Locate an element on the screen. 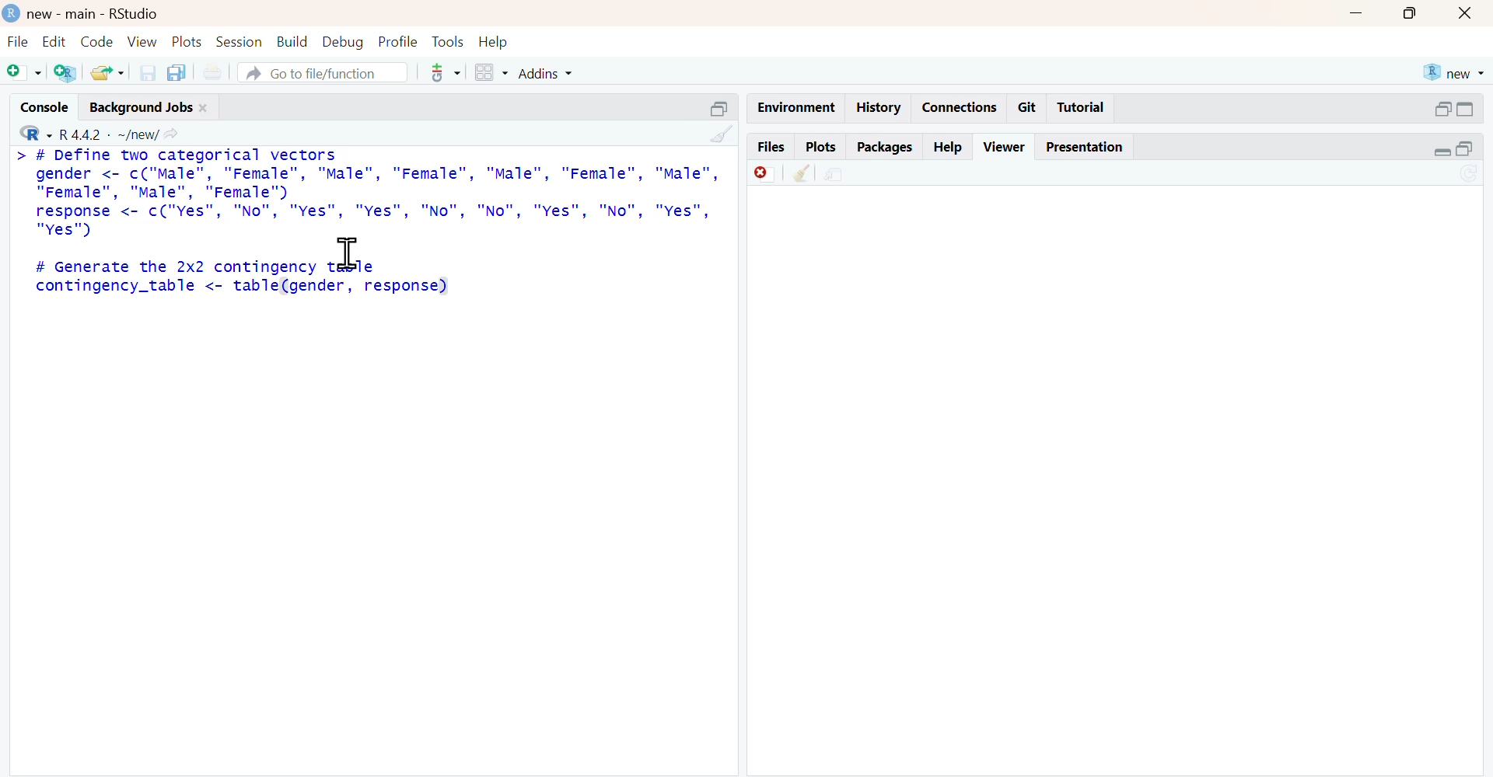  edit is located at coordinates (56, 42).